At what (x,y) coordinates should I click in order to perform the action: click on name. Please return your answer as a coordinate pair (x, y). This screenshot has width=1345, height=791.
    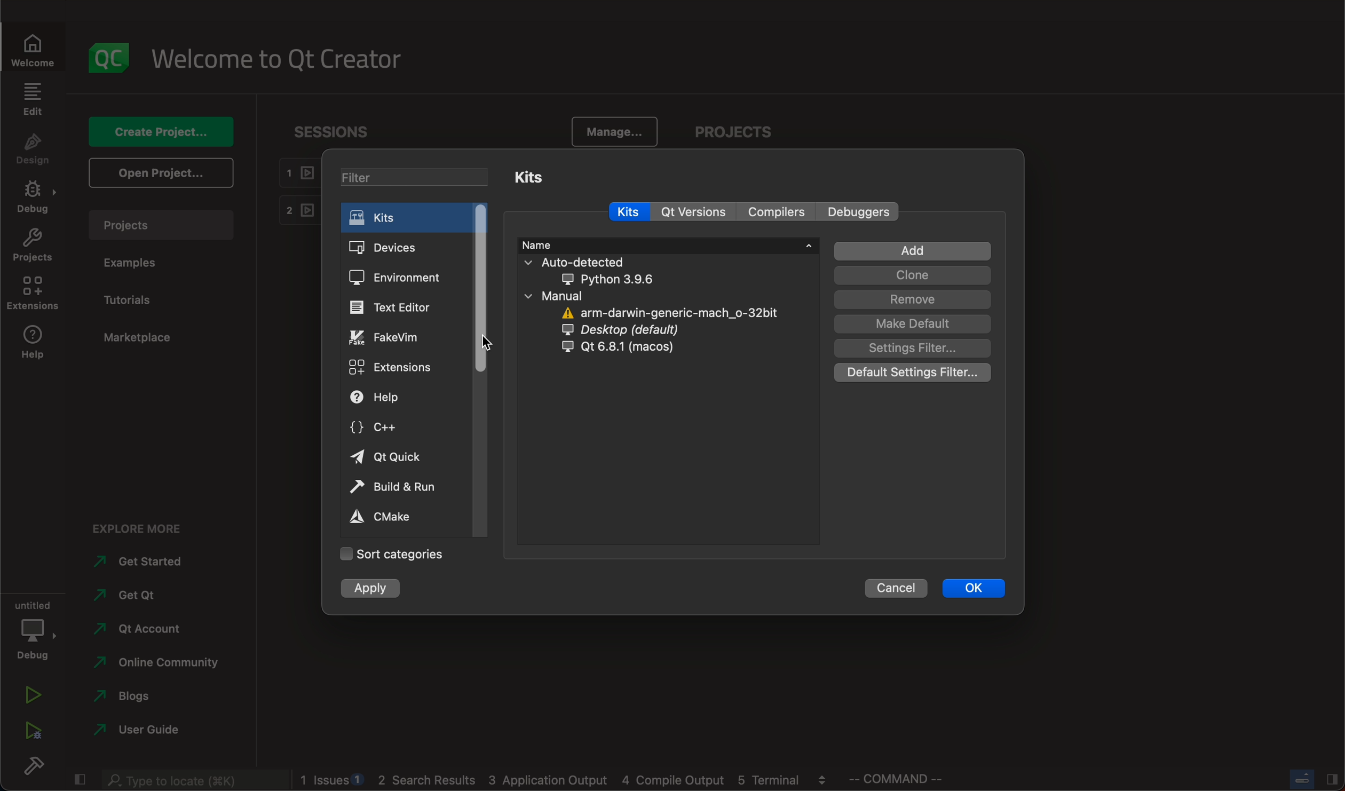
    Looking at the image, I should click on (668, 245).